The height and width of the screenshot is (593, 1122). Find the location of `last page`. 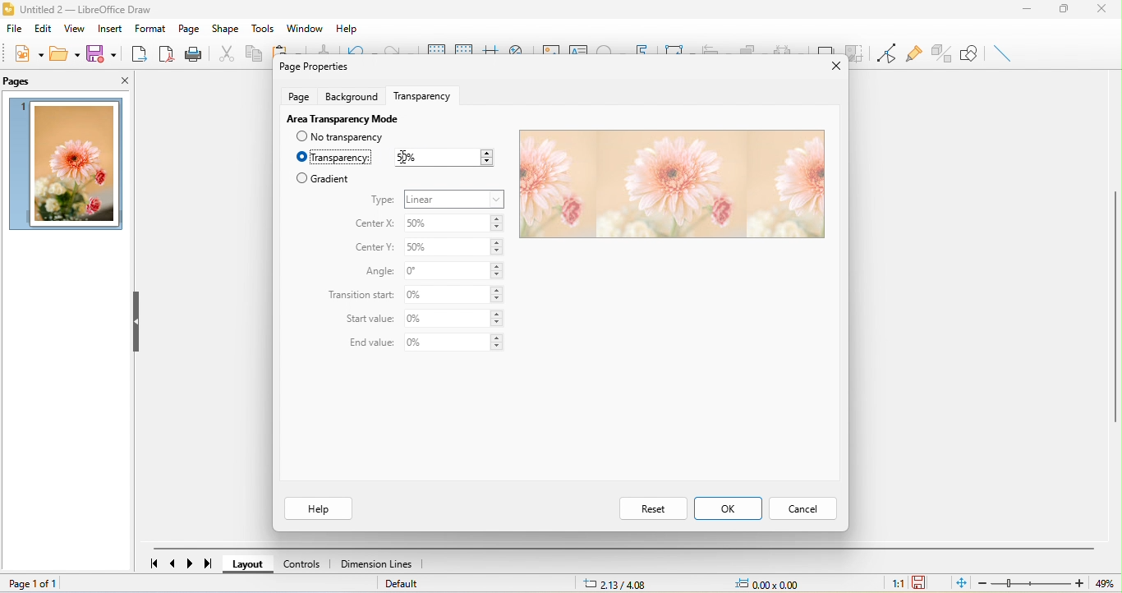

last page is located at coordinates (205, 563).